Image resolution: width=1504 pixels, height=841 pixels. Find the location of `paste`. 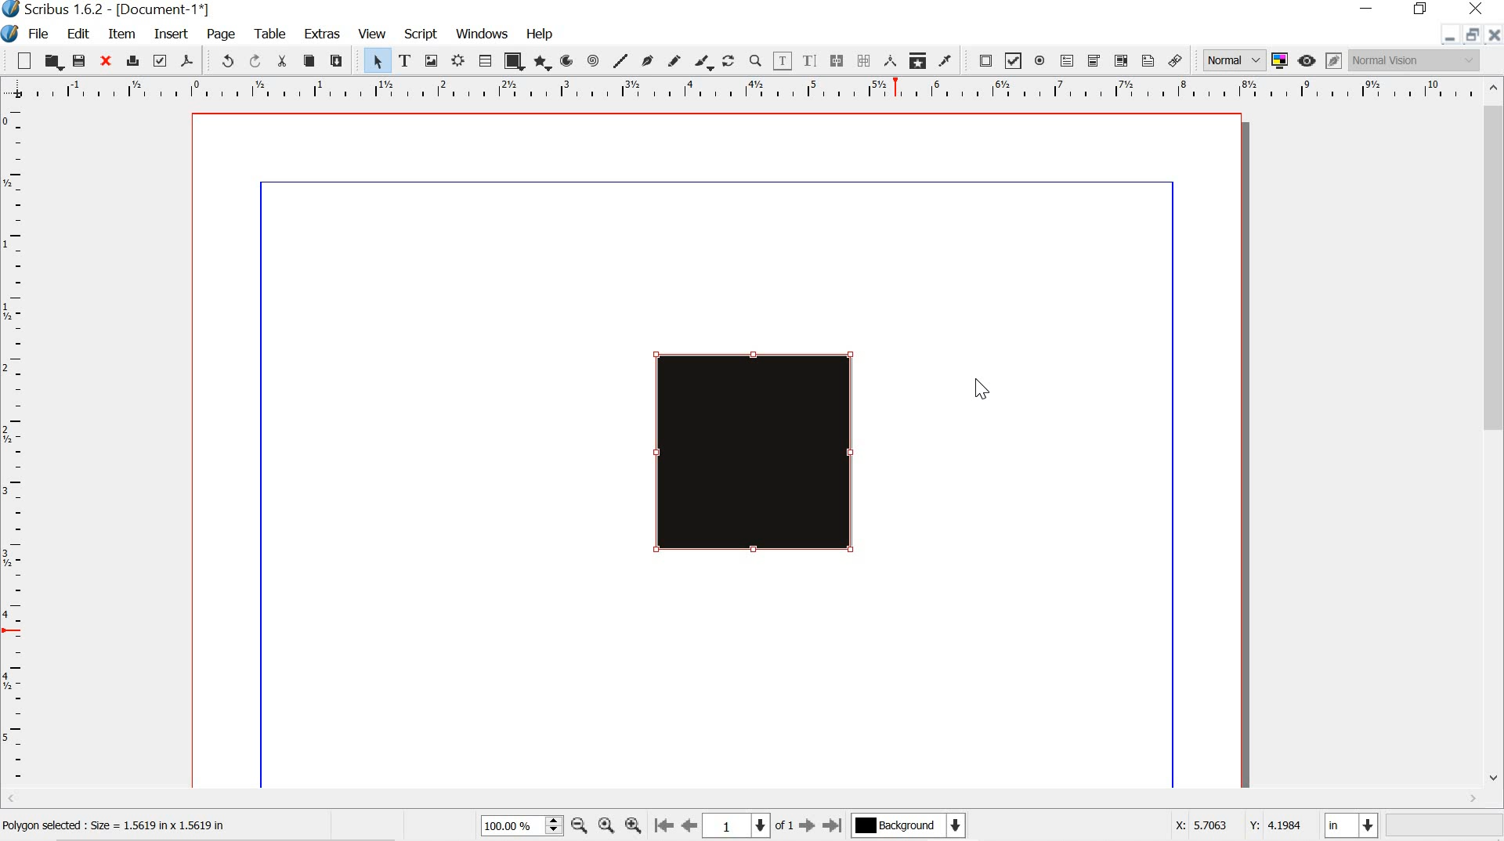

paste is located at coordinates (342, 61).